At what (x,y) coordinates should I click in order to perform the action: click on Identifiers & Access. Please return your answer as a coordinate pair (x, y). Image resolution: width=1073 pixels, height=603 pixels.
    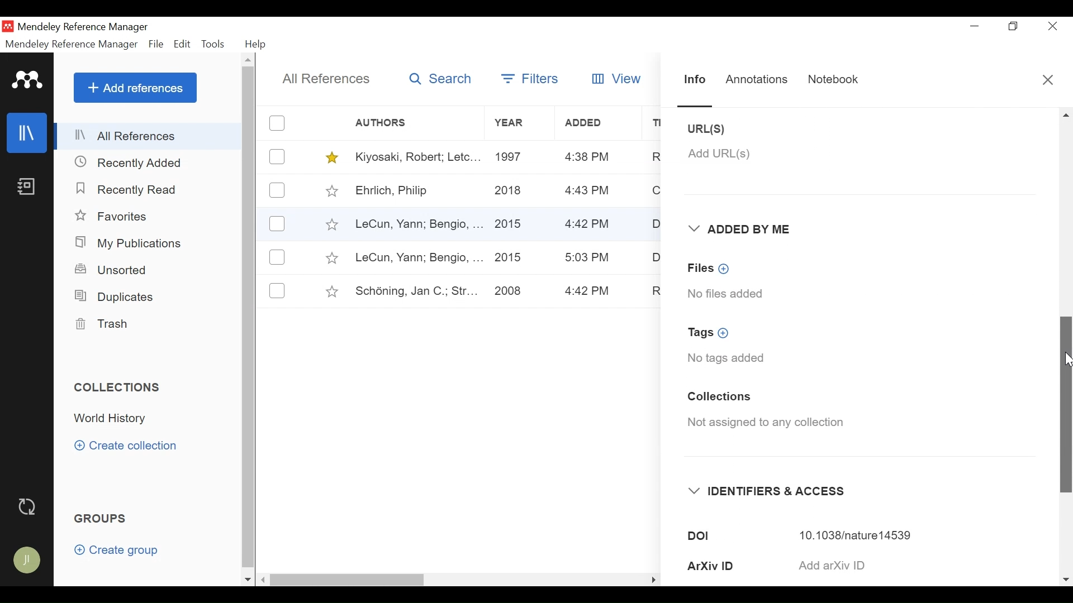
    Looking at the image, I should click on (770, 491).